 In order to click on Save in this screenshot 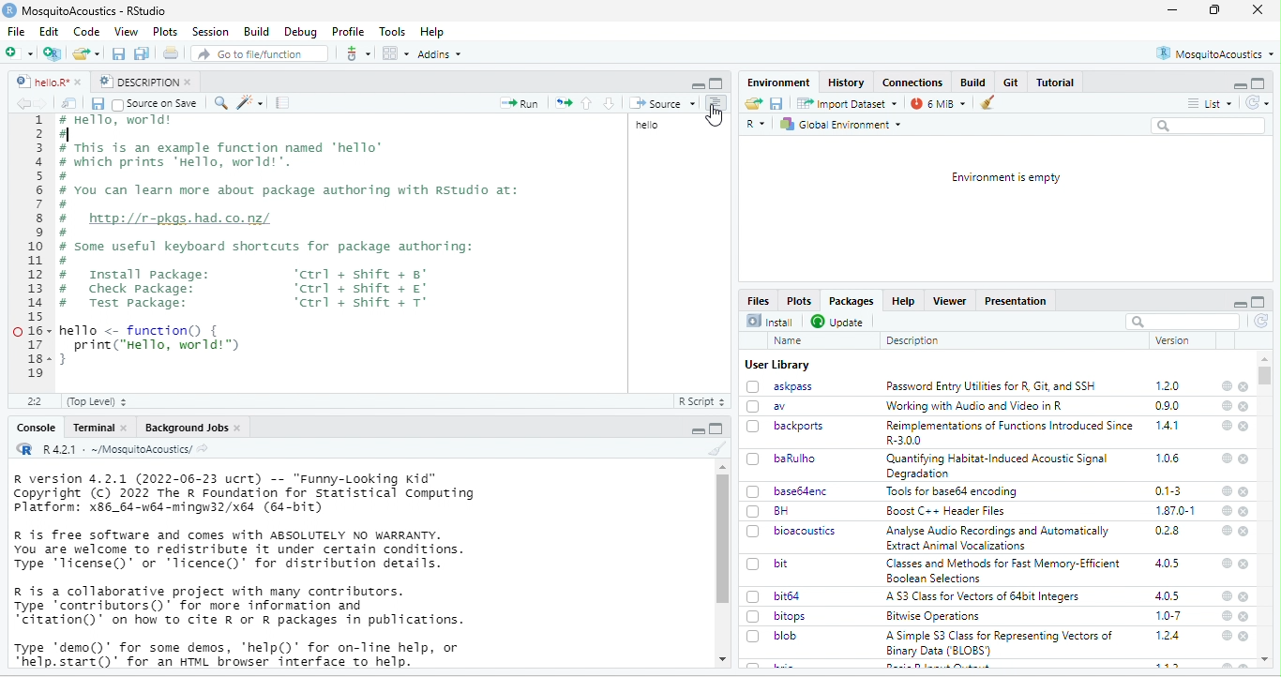, I will do `click(776, 103)`.